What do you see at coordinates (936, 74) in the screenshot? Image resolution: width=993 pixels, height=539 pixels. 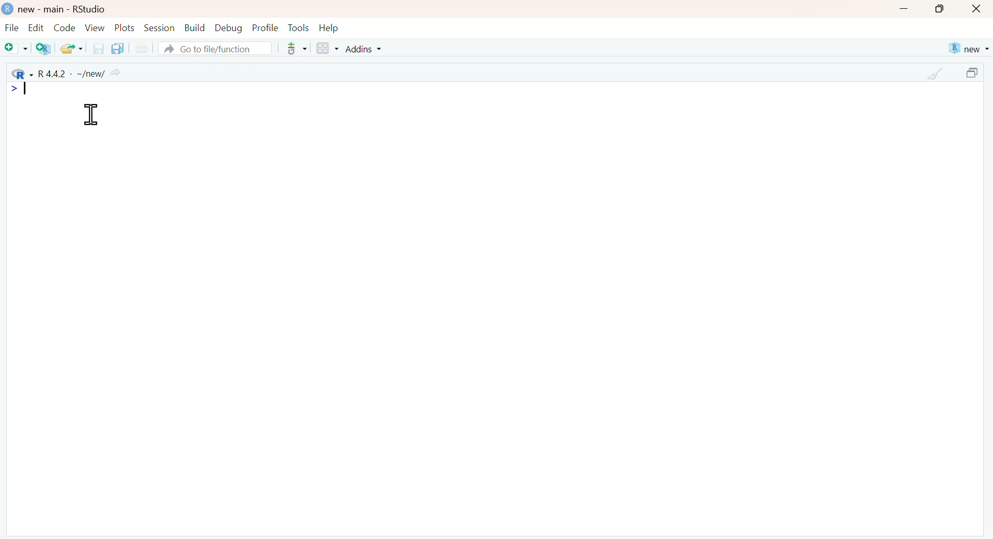 I see `clear console` at bounding box center [936, 74].